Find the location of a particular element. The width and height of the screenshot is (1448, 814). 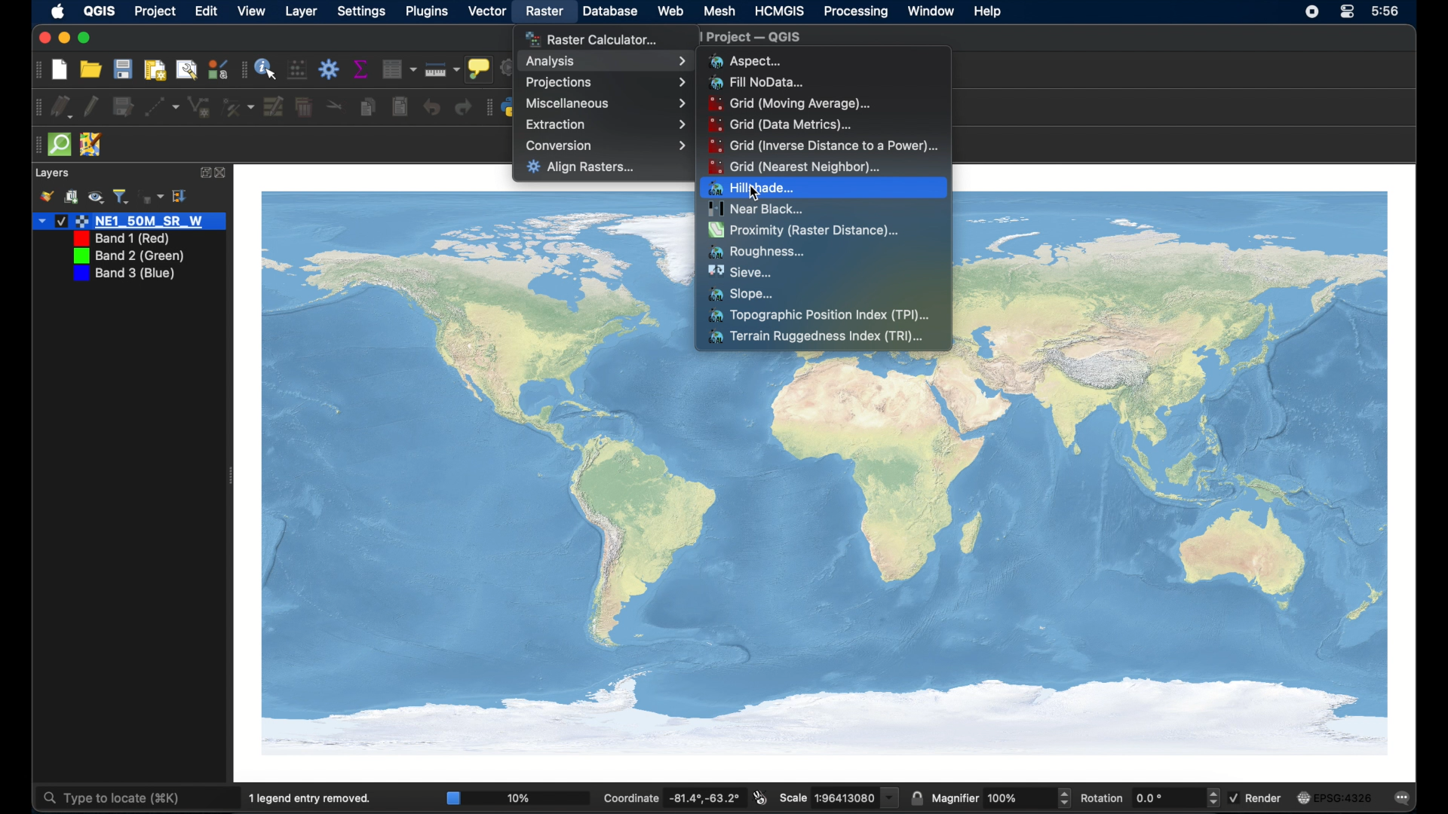

show map tips is located at coordinates (480, 69).